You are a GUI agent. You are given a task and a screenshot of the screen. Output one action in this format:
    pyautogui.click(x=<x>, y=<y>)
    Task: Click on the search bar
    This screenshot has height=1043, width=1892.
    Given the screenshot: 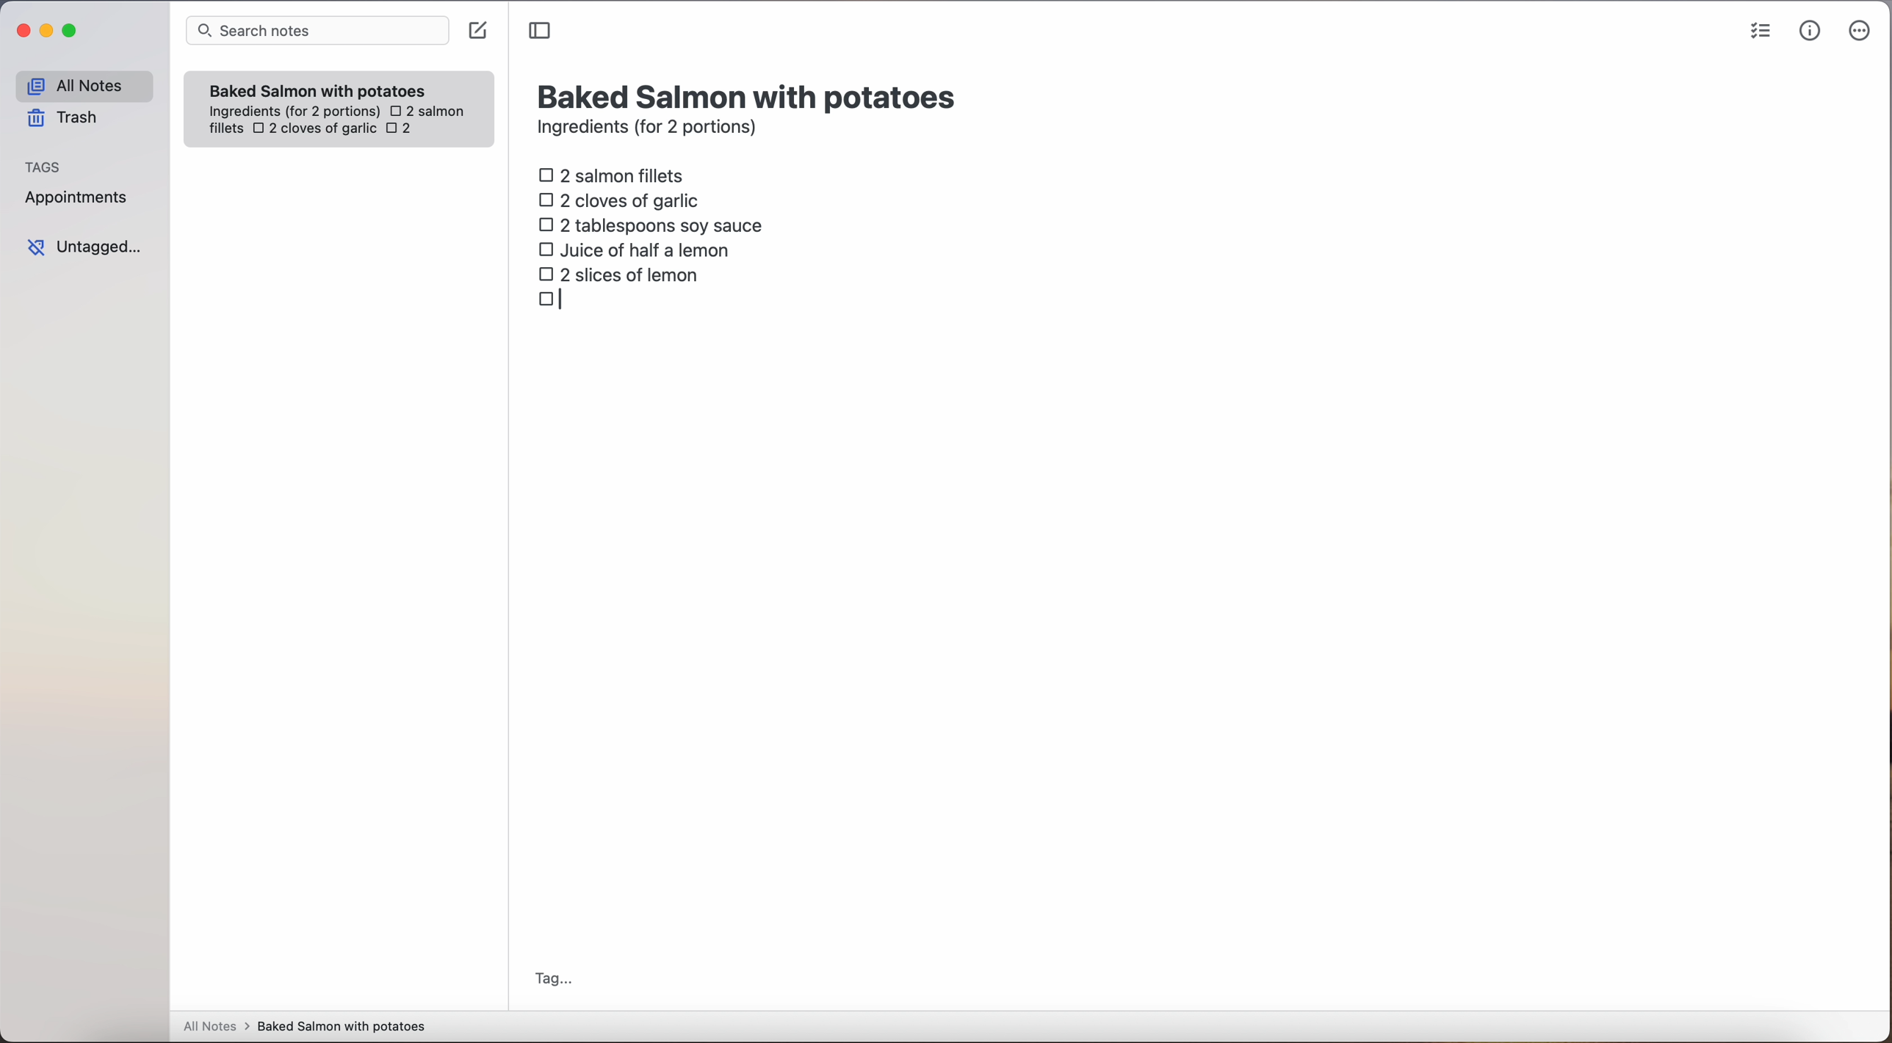 What is the action you would take?
    pyautogui.click(x=316, y=32)
    